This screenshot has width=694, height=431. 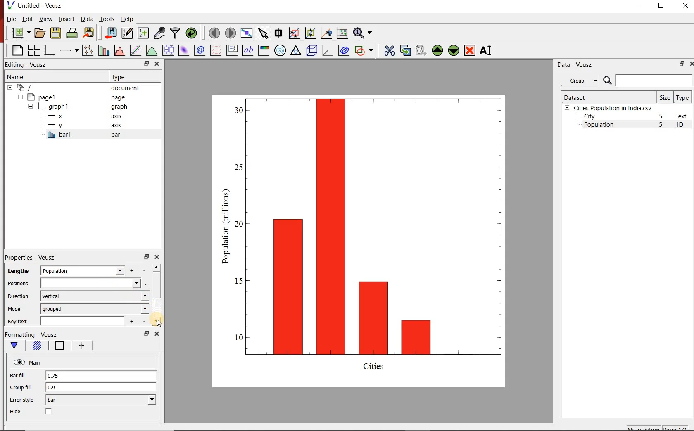 I want to click on cut the selected widget, so click(x=388, y=50).